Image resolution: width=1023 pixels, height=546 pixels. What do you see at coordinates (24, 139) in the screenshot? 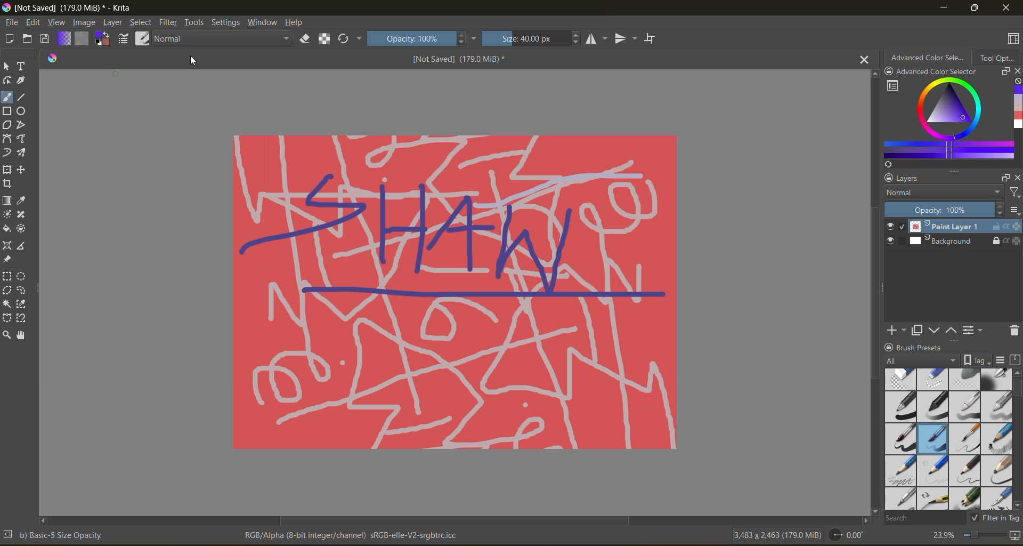
I see `freehand path tool` at bounding box center [24, 139].